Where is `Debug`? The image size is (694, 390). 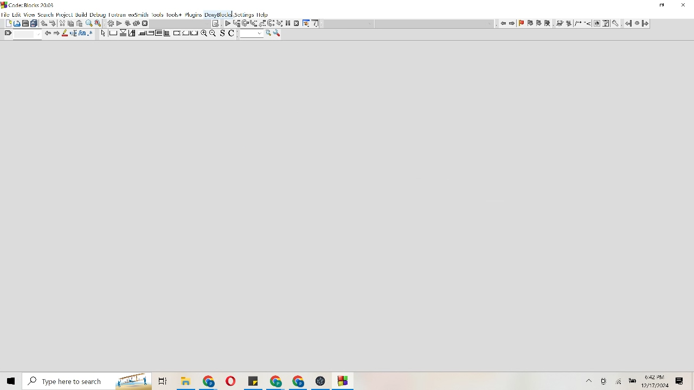 Debug is located at coordinates (98, 15).